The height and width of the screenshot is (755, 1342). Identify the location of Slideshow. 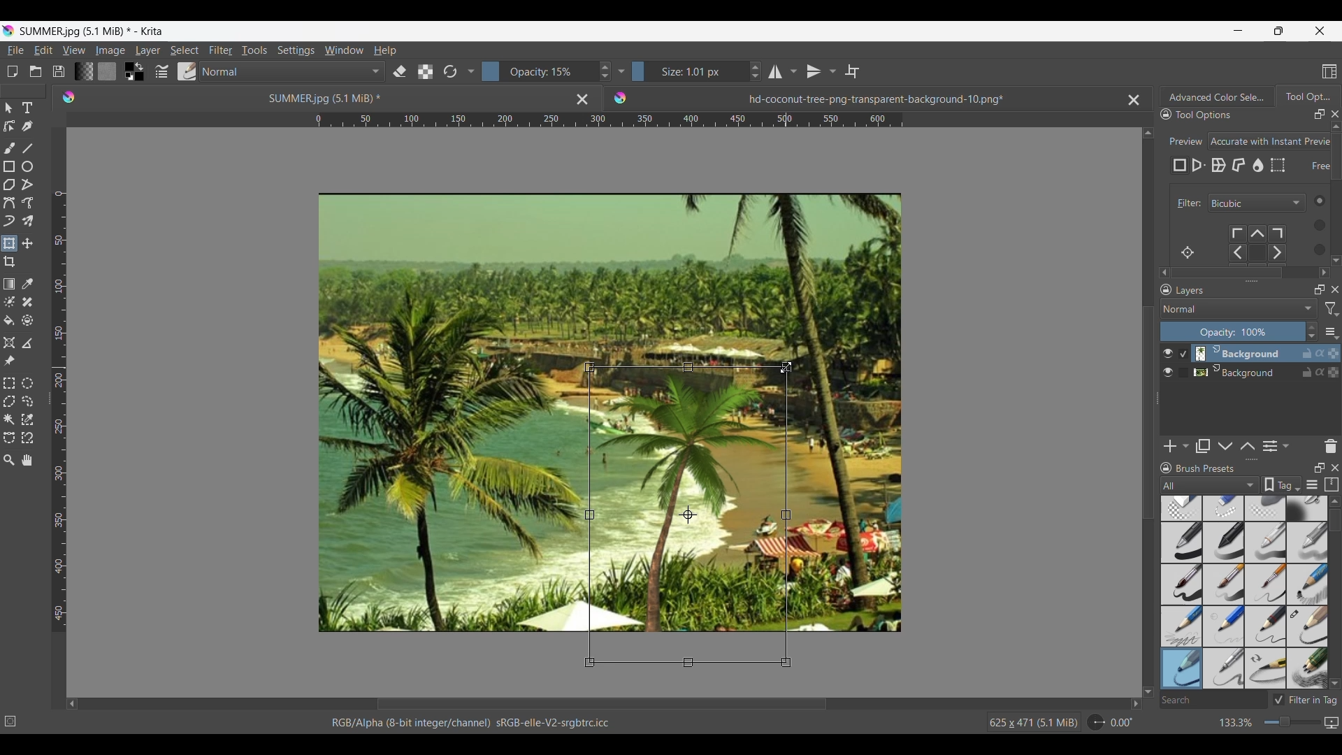
(1331, 720).